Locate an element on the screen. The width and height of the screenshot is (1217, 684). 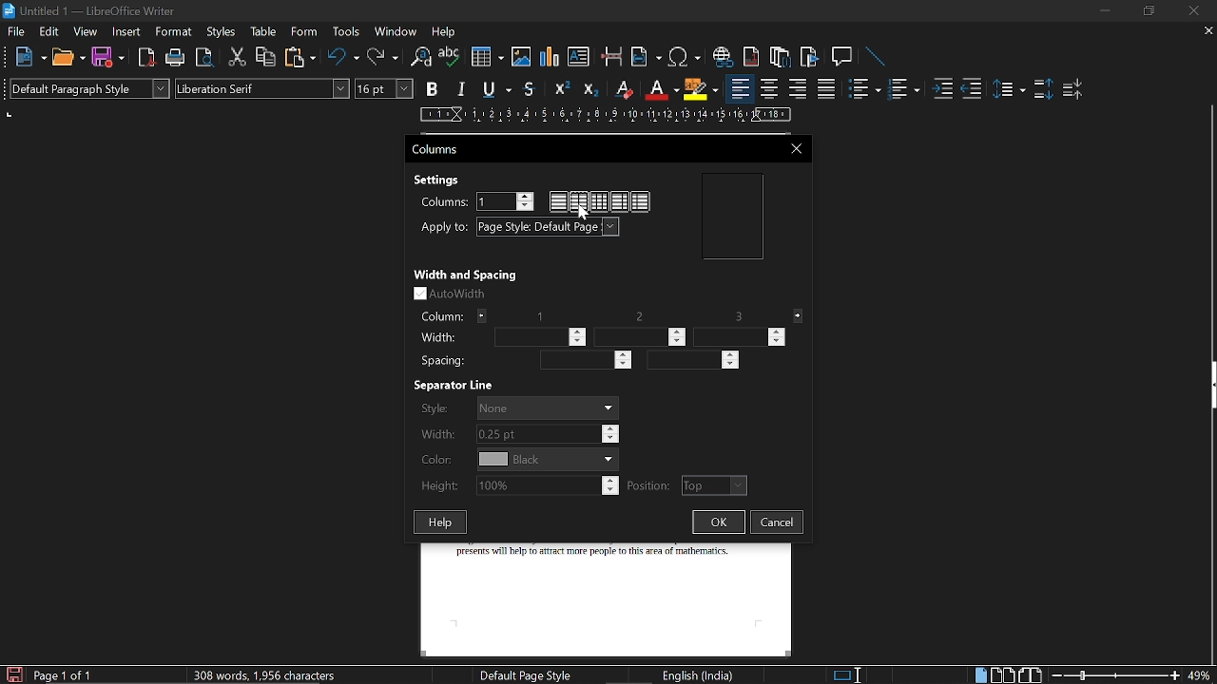
Subscript is located at coordinates (590, 88).